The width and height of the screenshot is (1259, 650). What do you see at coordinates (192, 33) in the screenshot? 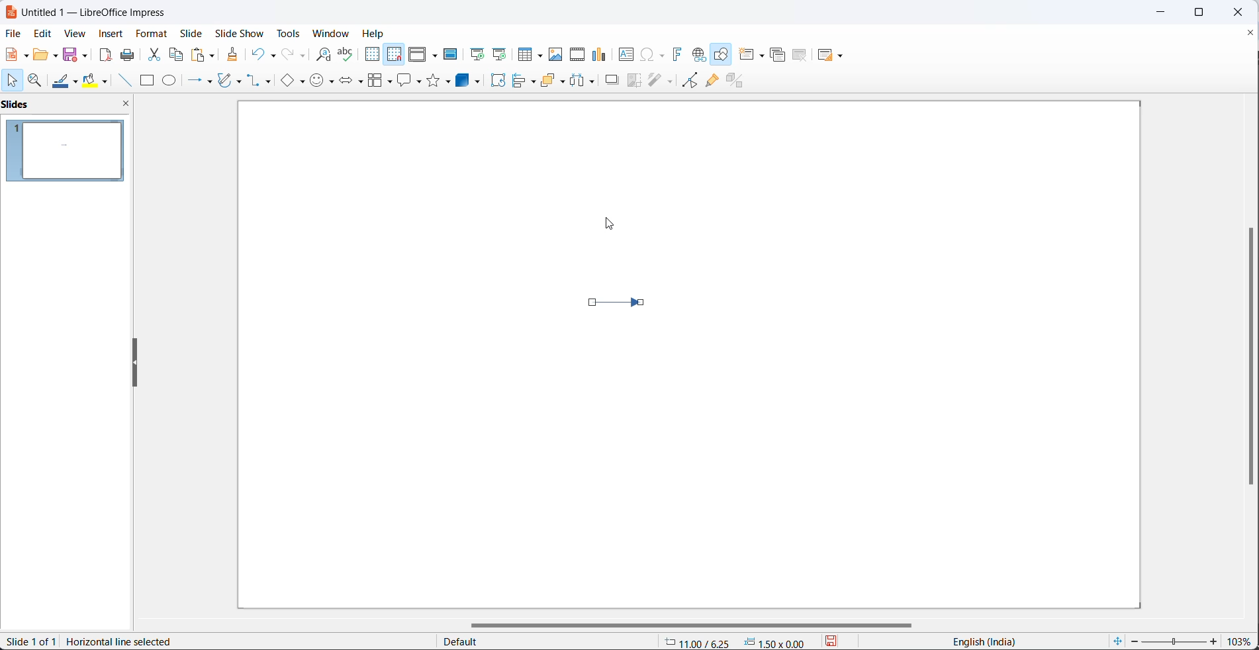
I see `slide` at bounding box center [192, 33].